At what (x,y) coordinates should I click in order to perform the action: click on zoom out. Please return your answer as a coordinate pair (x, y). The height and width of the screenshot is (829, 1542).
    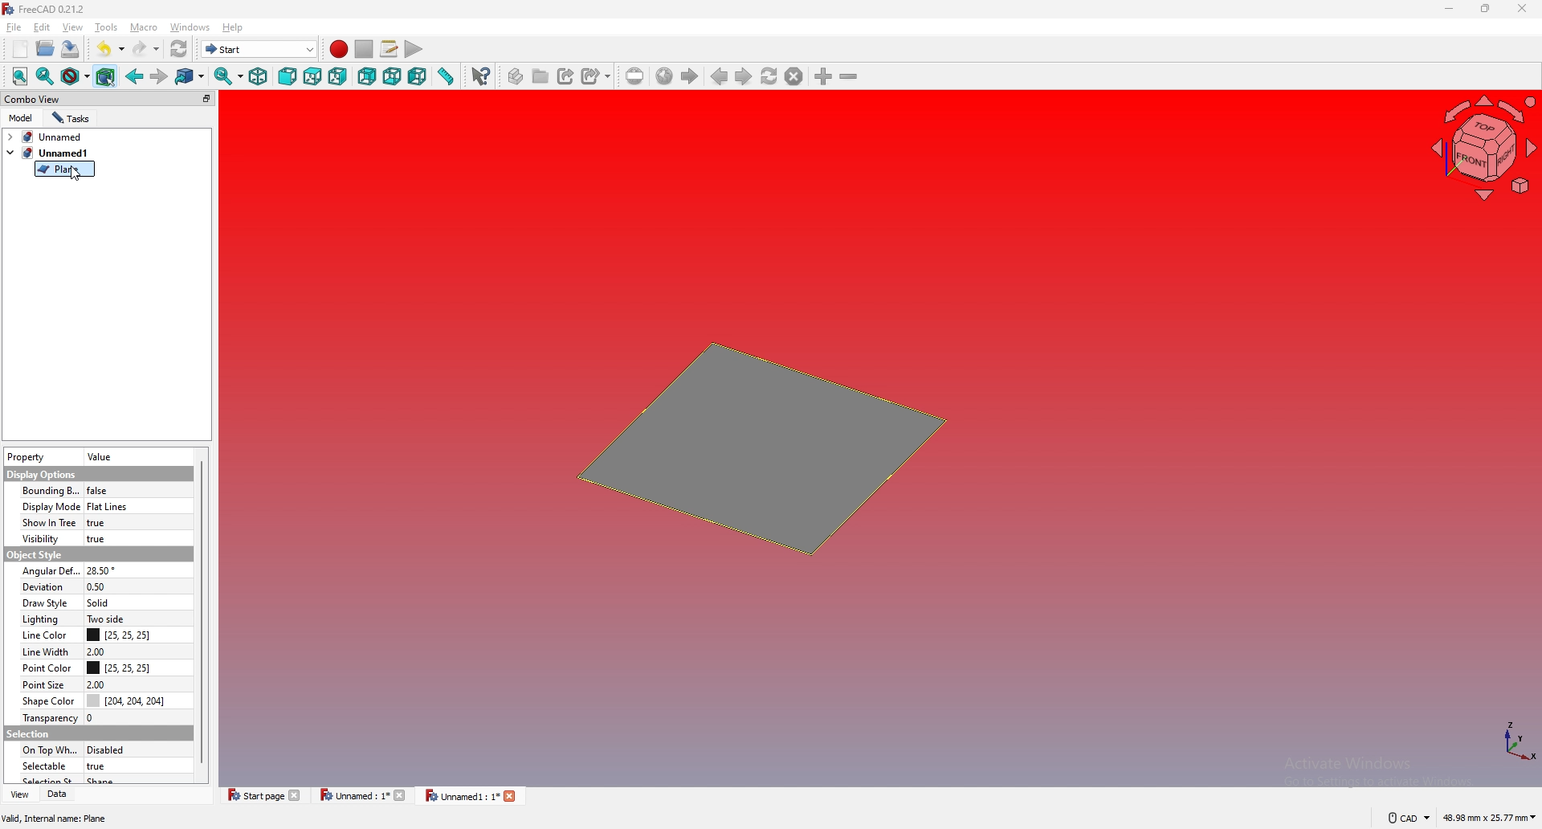
    Looking at the image, I should click on (848, 76).